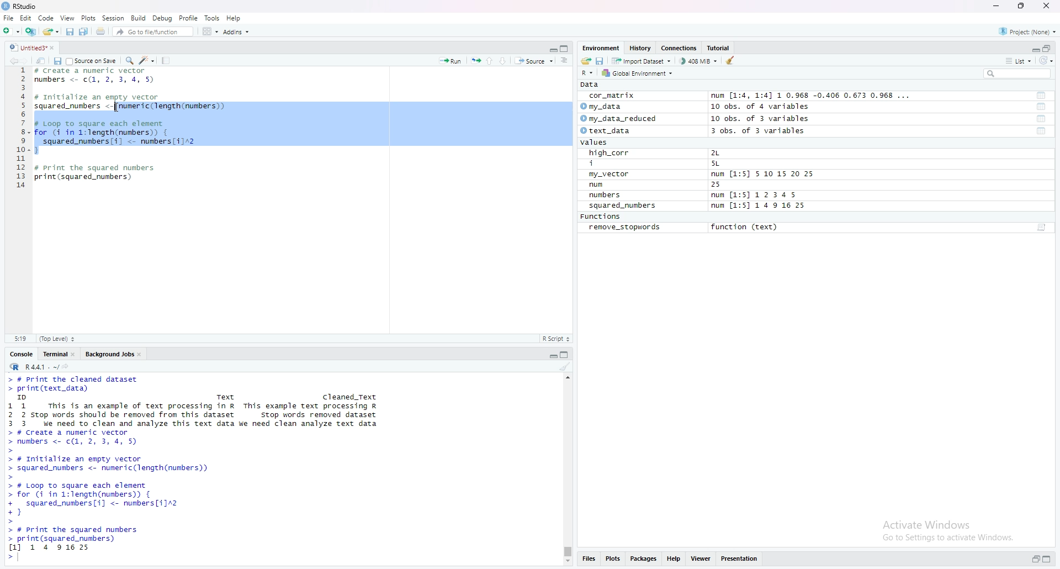 The width and height of the screenshot is (1060, 569). Describe the element at coordinates (166, 60) in the screenshot. I see `compile report` at that location.